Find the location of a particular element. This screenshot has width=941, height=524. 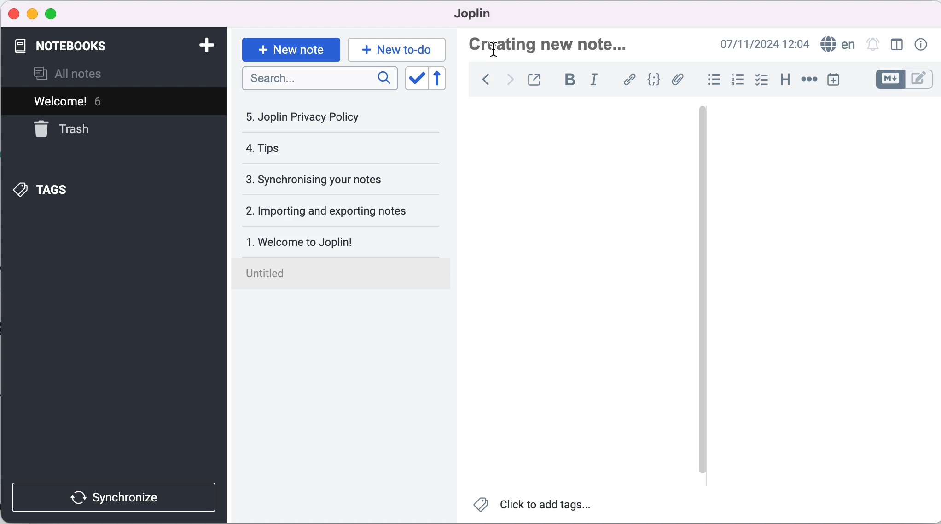

close is located at coordinates (14, 12).